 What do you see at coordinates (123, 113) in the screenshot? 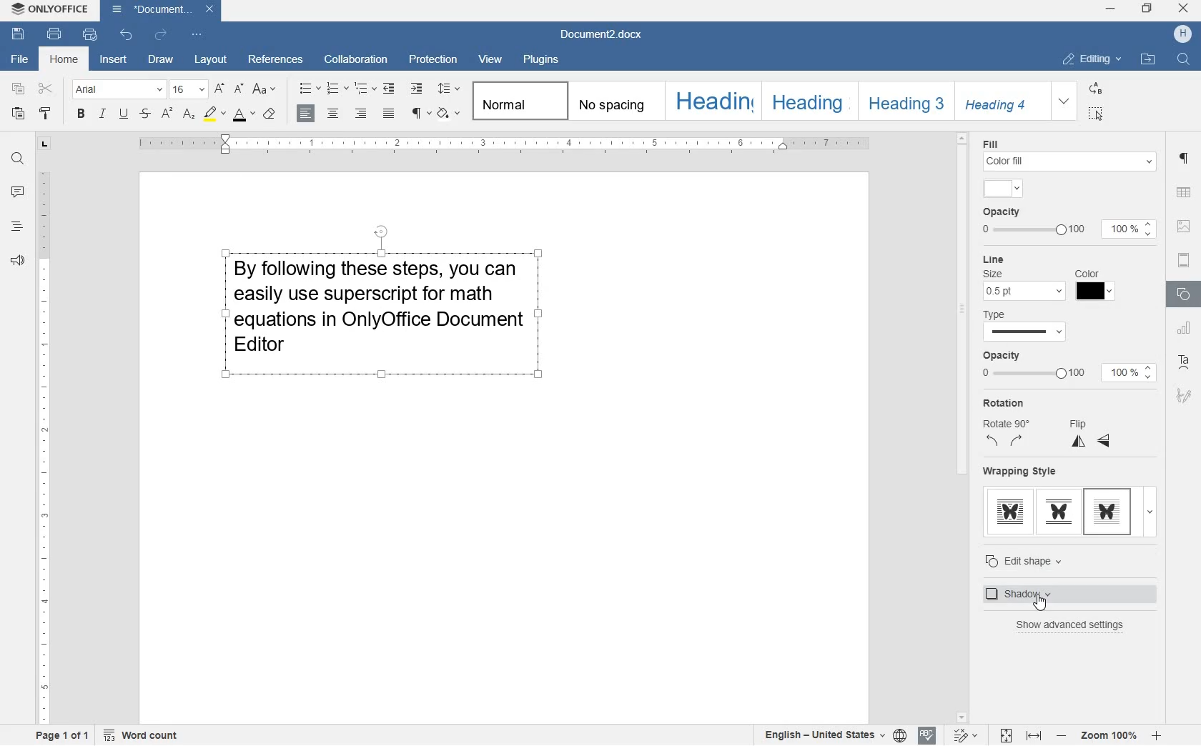
I see `underline` at bounding box center [123, 113].